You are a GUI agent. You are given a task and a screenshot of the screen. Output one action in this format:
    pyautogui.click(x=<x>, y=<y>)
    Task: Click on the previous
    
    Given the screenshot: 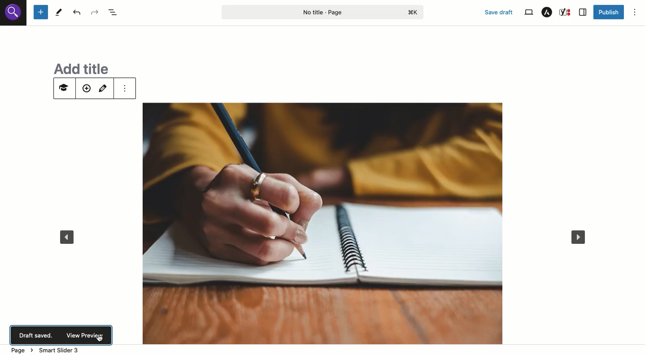 What is the action you would take?
    pyautogui.click(x=66, y=238)
    